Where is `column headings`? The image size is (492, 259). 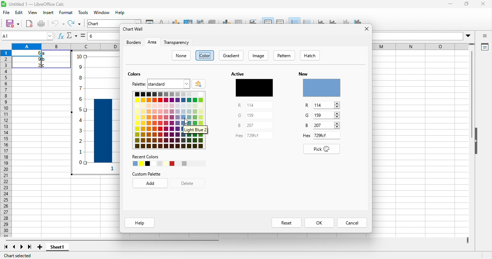
column headings is located at coordinates (65, 46).